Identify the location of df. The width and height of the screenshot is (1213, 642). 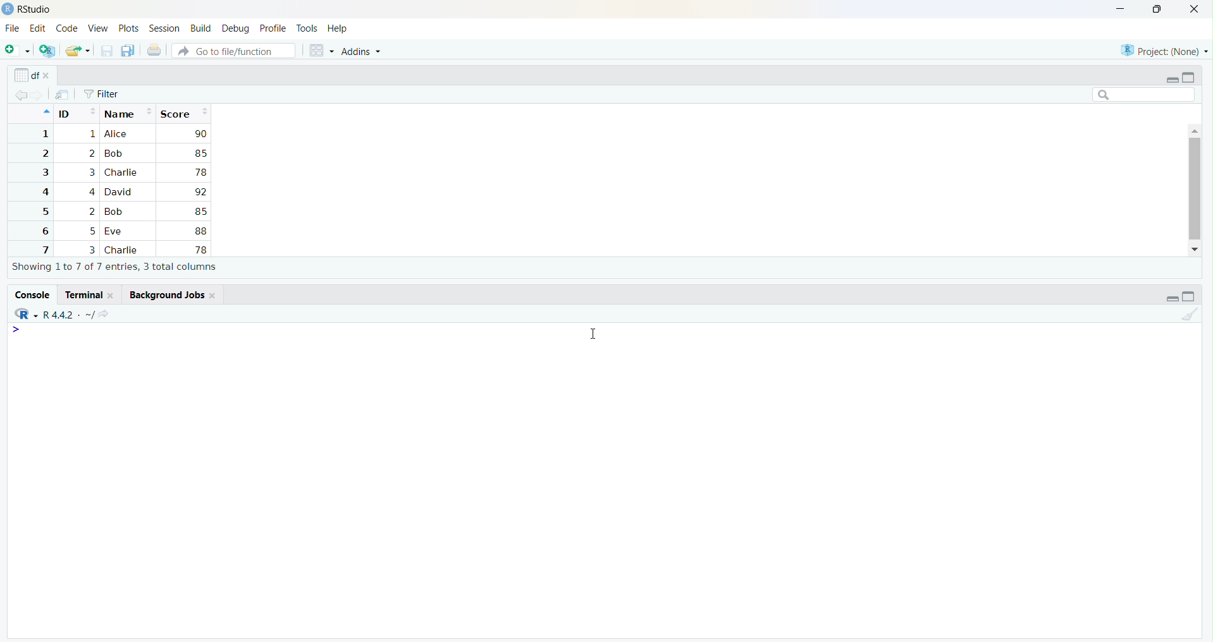
(25, 75).